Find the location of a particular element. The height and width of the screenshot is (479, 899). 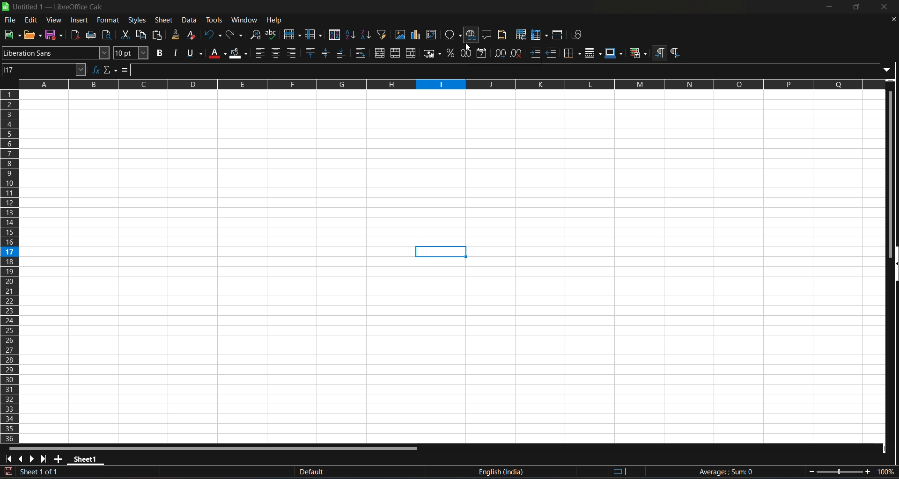

text language  is located at coordinates (538, 472).